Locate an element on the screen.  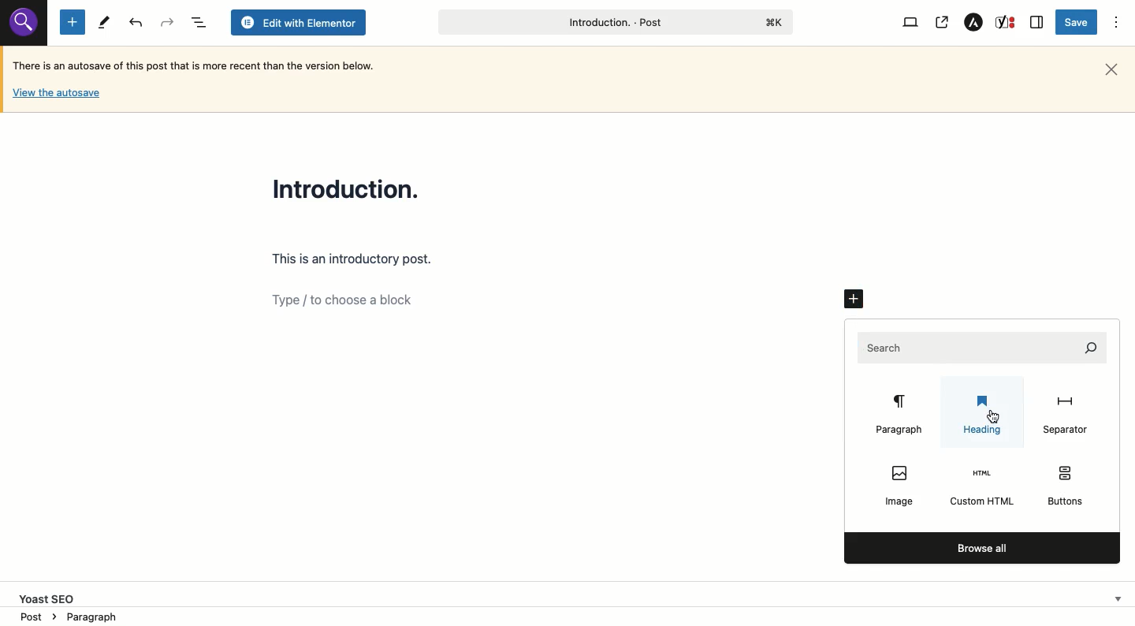
Sidebar is located at coordinates (1037, 22).